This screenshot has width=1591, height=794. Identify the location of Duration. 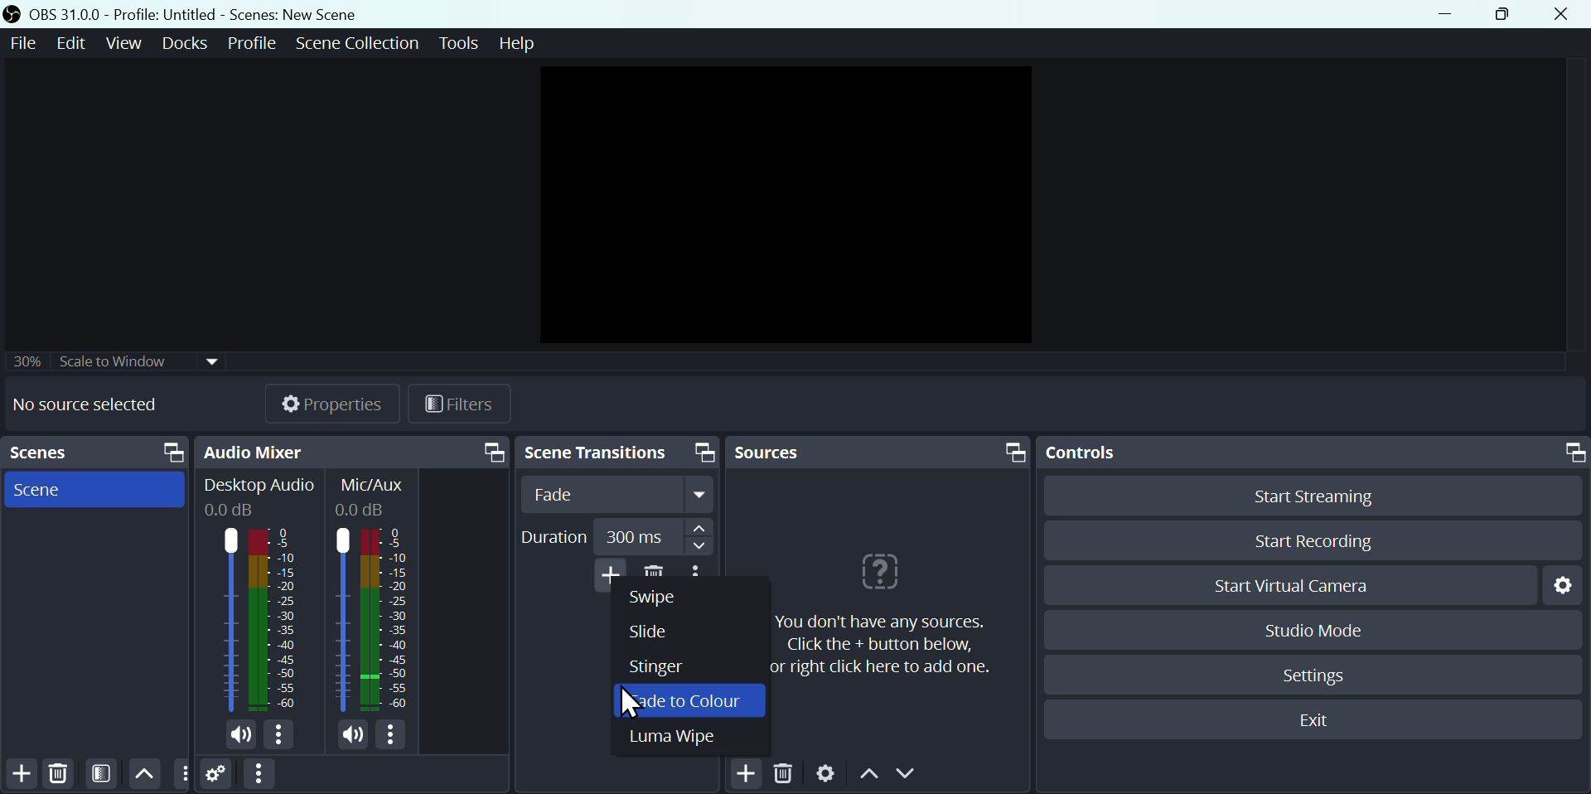
(555, 537).